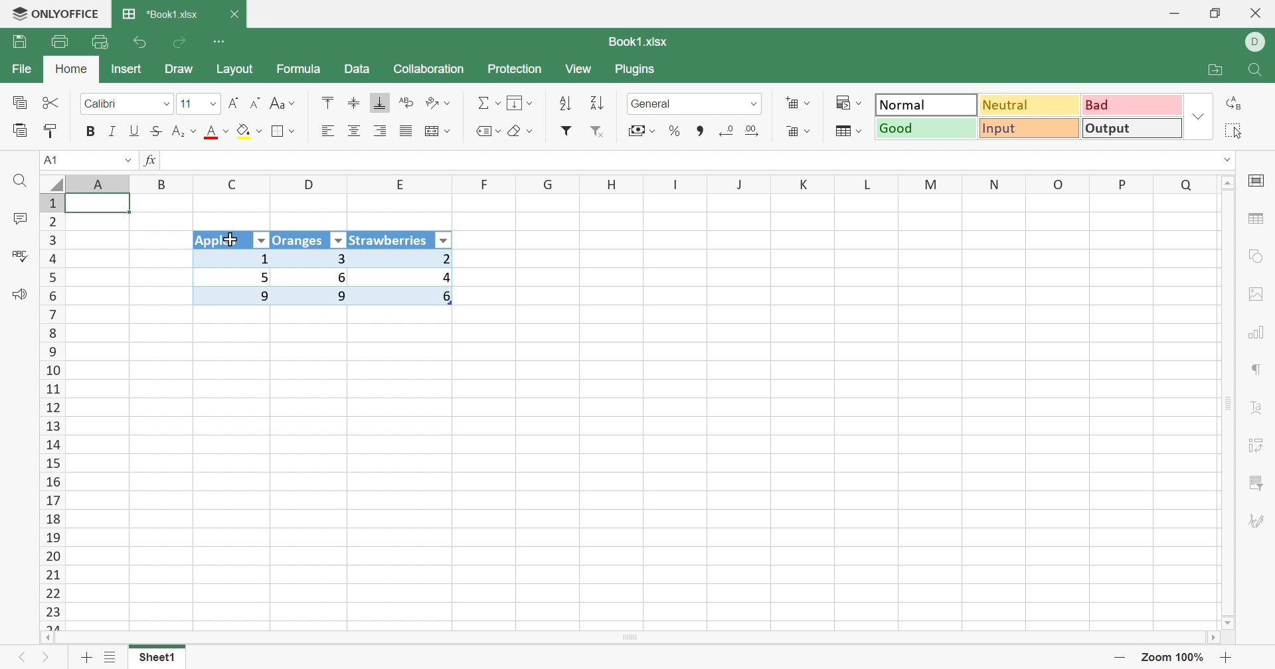 This screenshot has height=669, width=1275. What do you see at coordinates (1238, 131) in the screenshot?
I see `Select all` at bounding box center [1238, 131].